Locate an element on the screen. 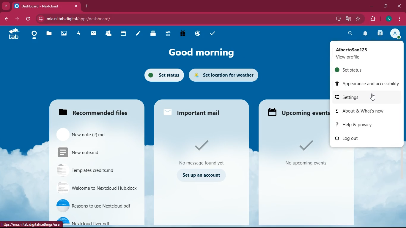 The height and width of the screenshot is (228, 406). extensions is located at coordinates (372, 19).